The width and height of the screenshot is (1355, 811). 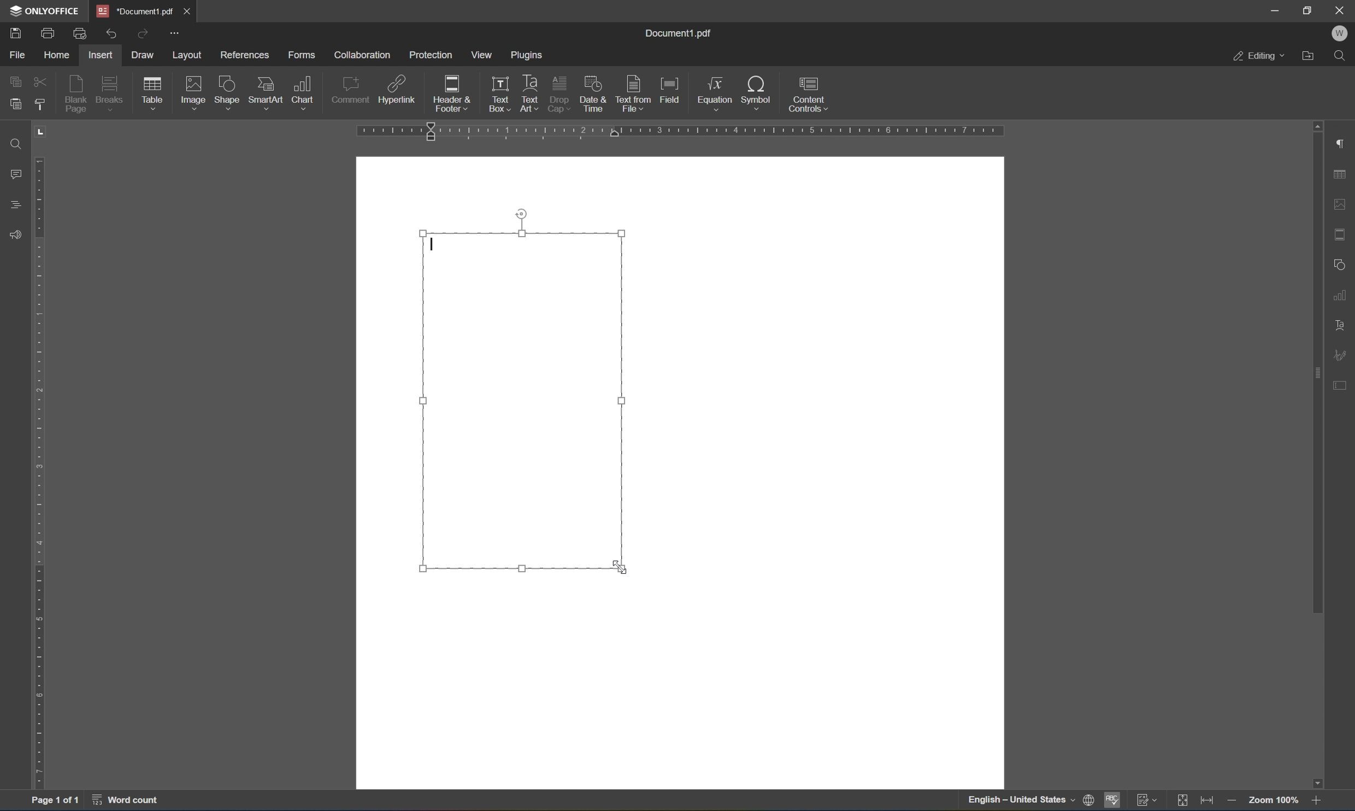 I want to click on table, so click(x=153, y=95).